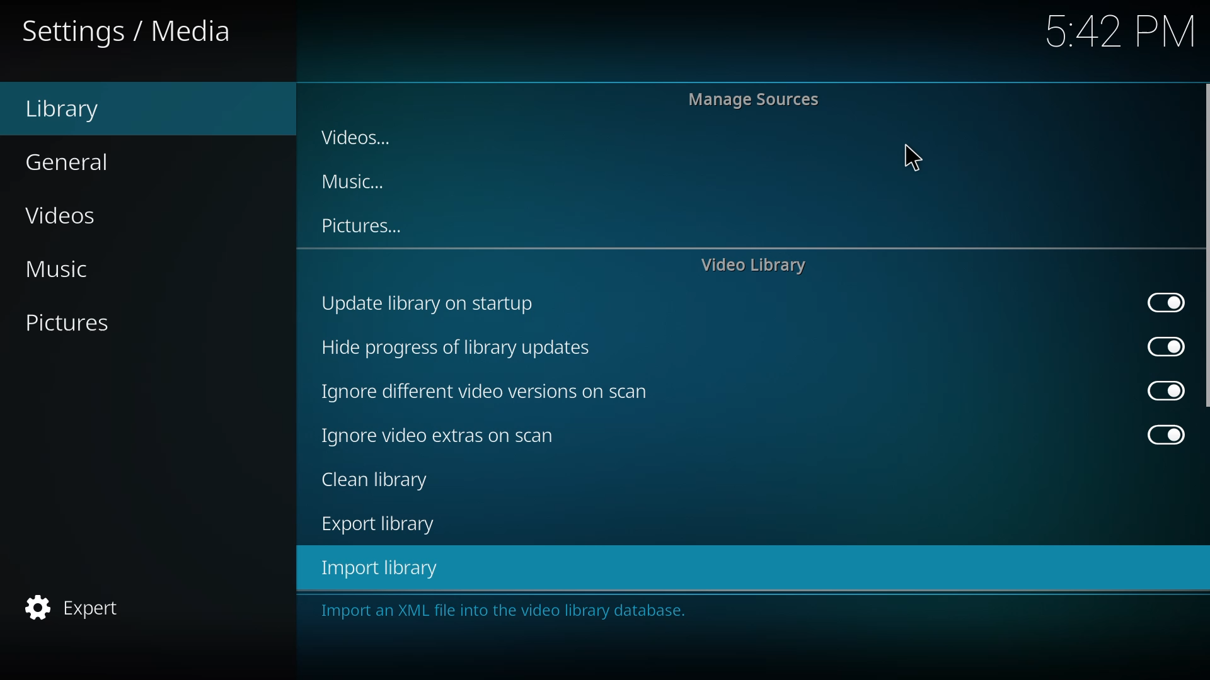  Describe the element at coordinates (76, 610) in the screenshot. I see `expert` at that location.